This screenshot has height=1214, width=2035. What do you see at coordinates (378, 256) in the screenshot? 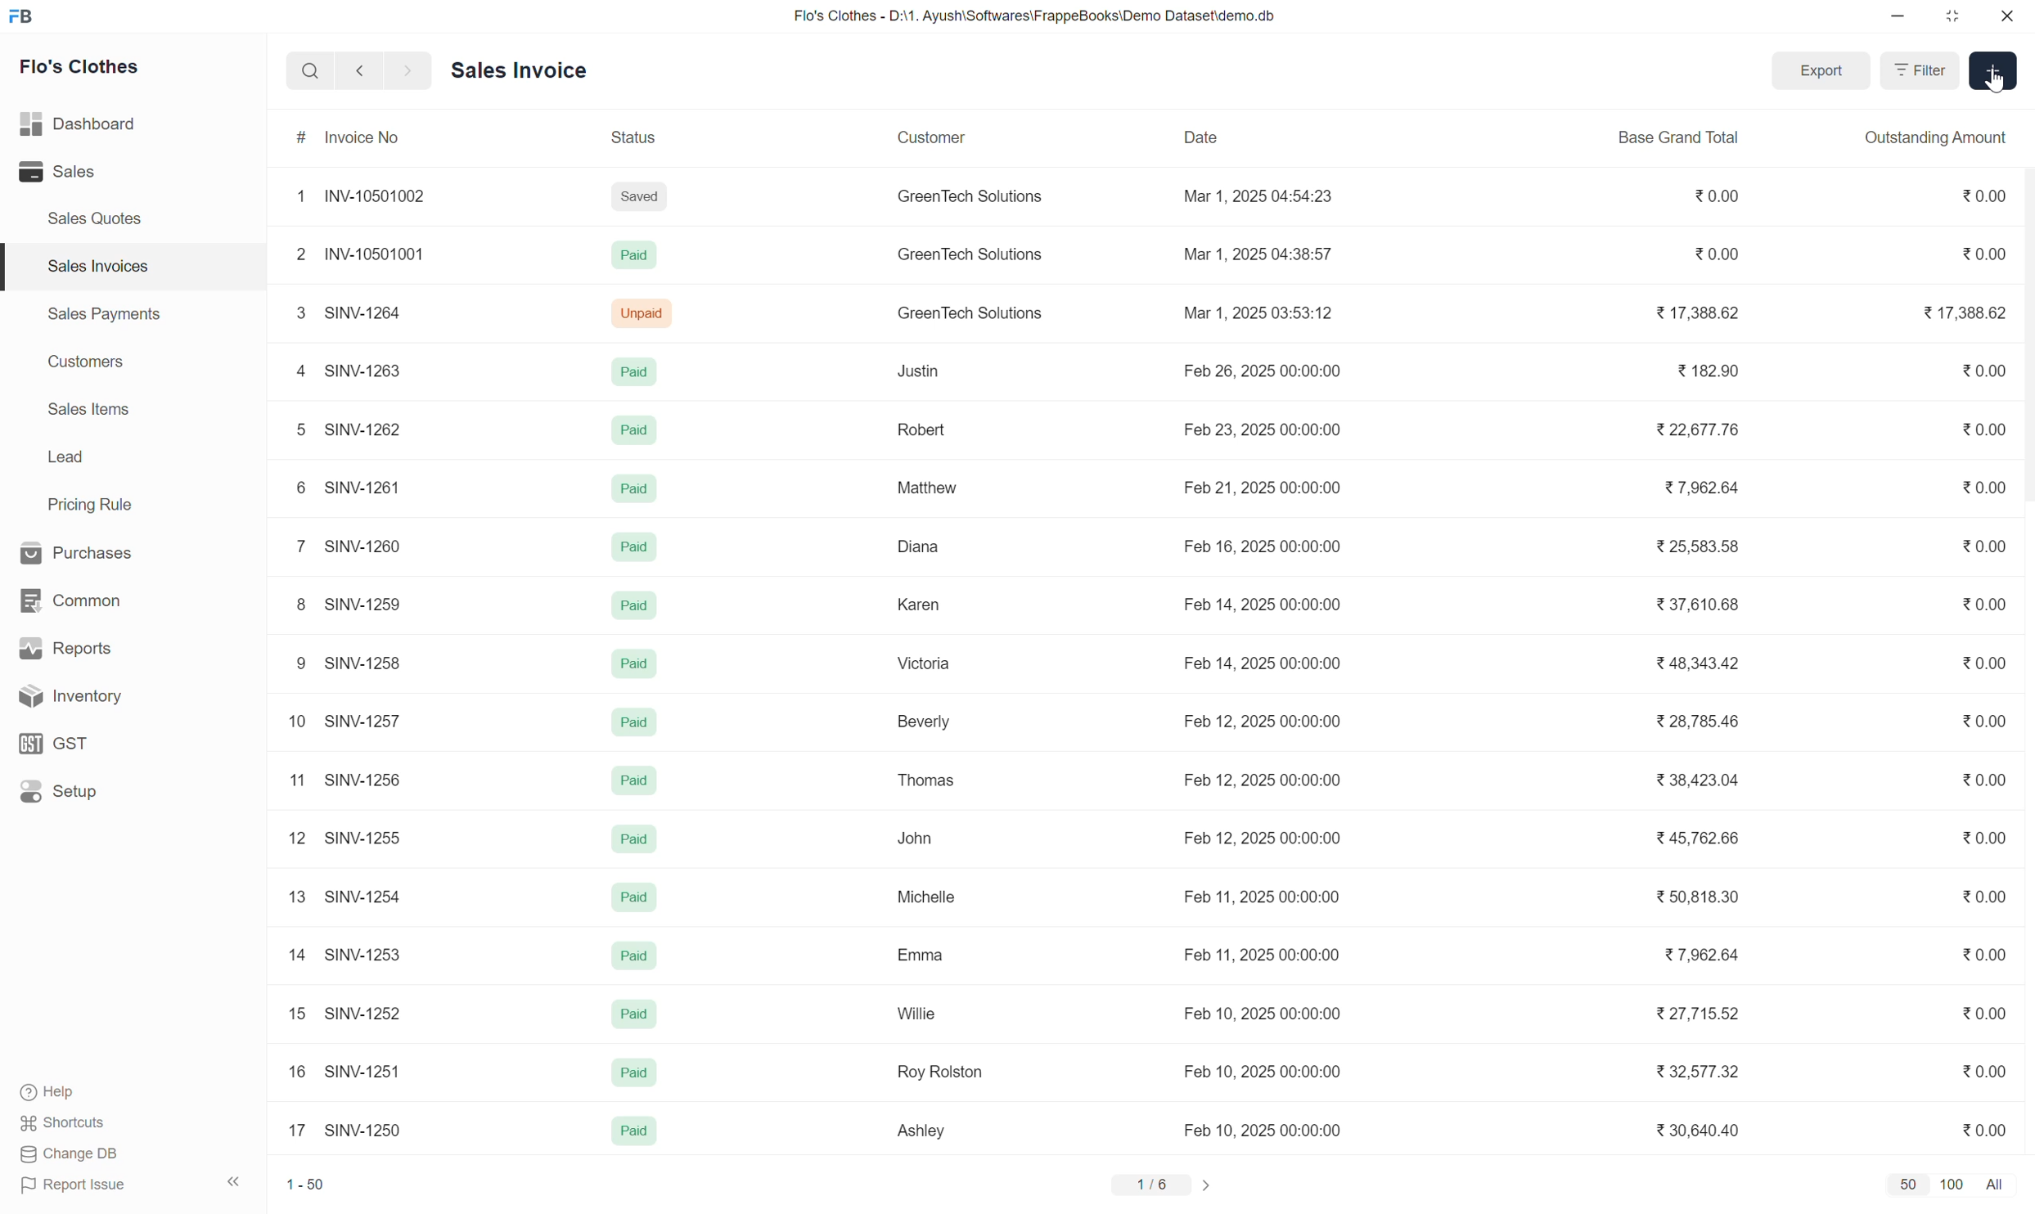
I see `INV-10501001` at bounding box center [378, 256].